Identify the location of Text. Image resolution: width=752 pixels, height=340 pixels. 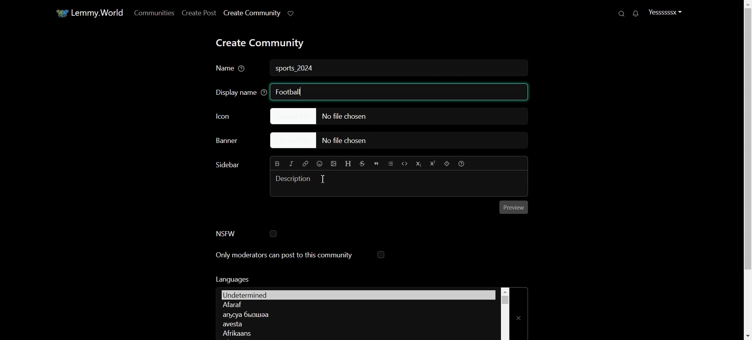
(295, 69).